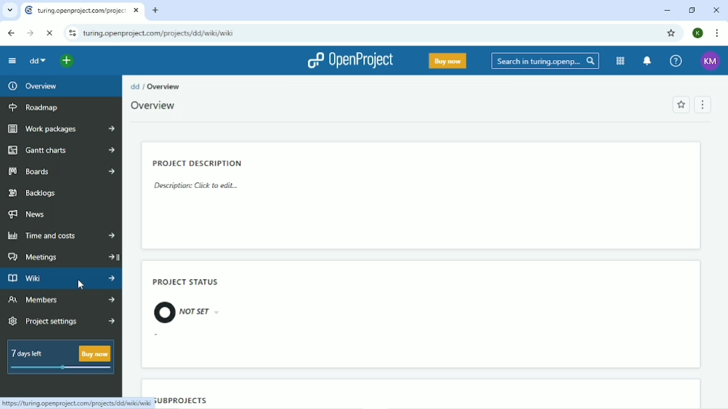  What do you see at coordinates (666, 10) in the screenshot?
I see `Minimize` at bounding box center [666, 10].